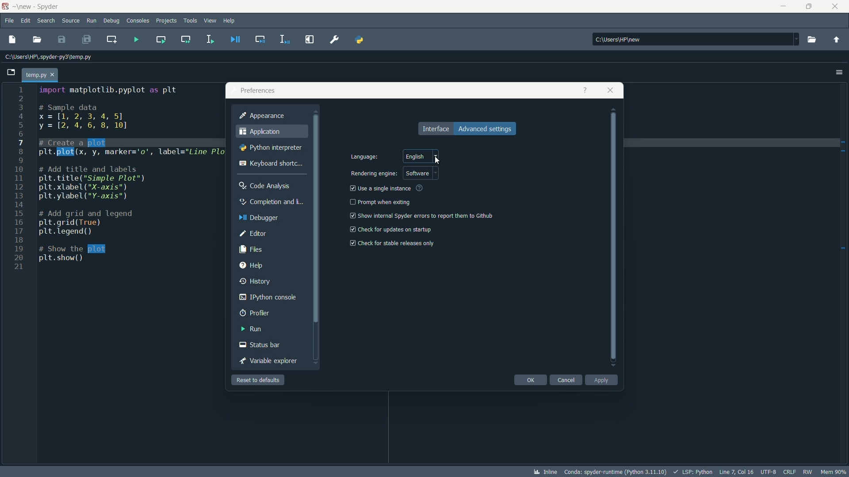  What do you see at coordinates (251, 250) in the screenshot?
I see `files` at bounding box center [251, 250].